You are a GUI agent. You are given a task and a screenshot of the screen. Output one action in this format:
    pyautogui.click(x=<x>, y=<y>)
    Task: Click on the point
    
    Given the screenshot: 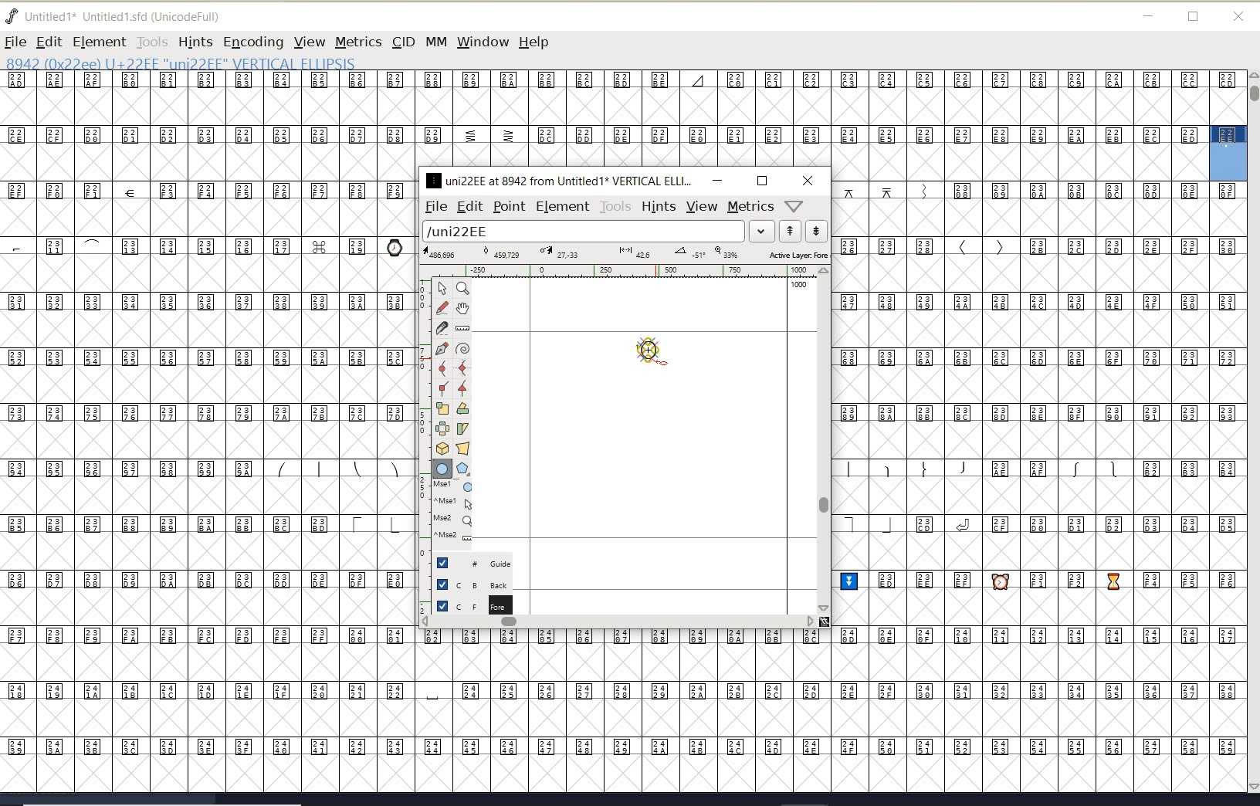 What is the action you would take?
    pyautogui.click(x=508, y=207)
    